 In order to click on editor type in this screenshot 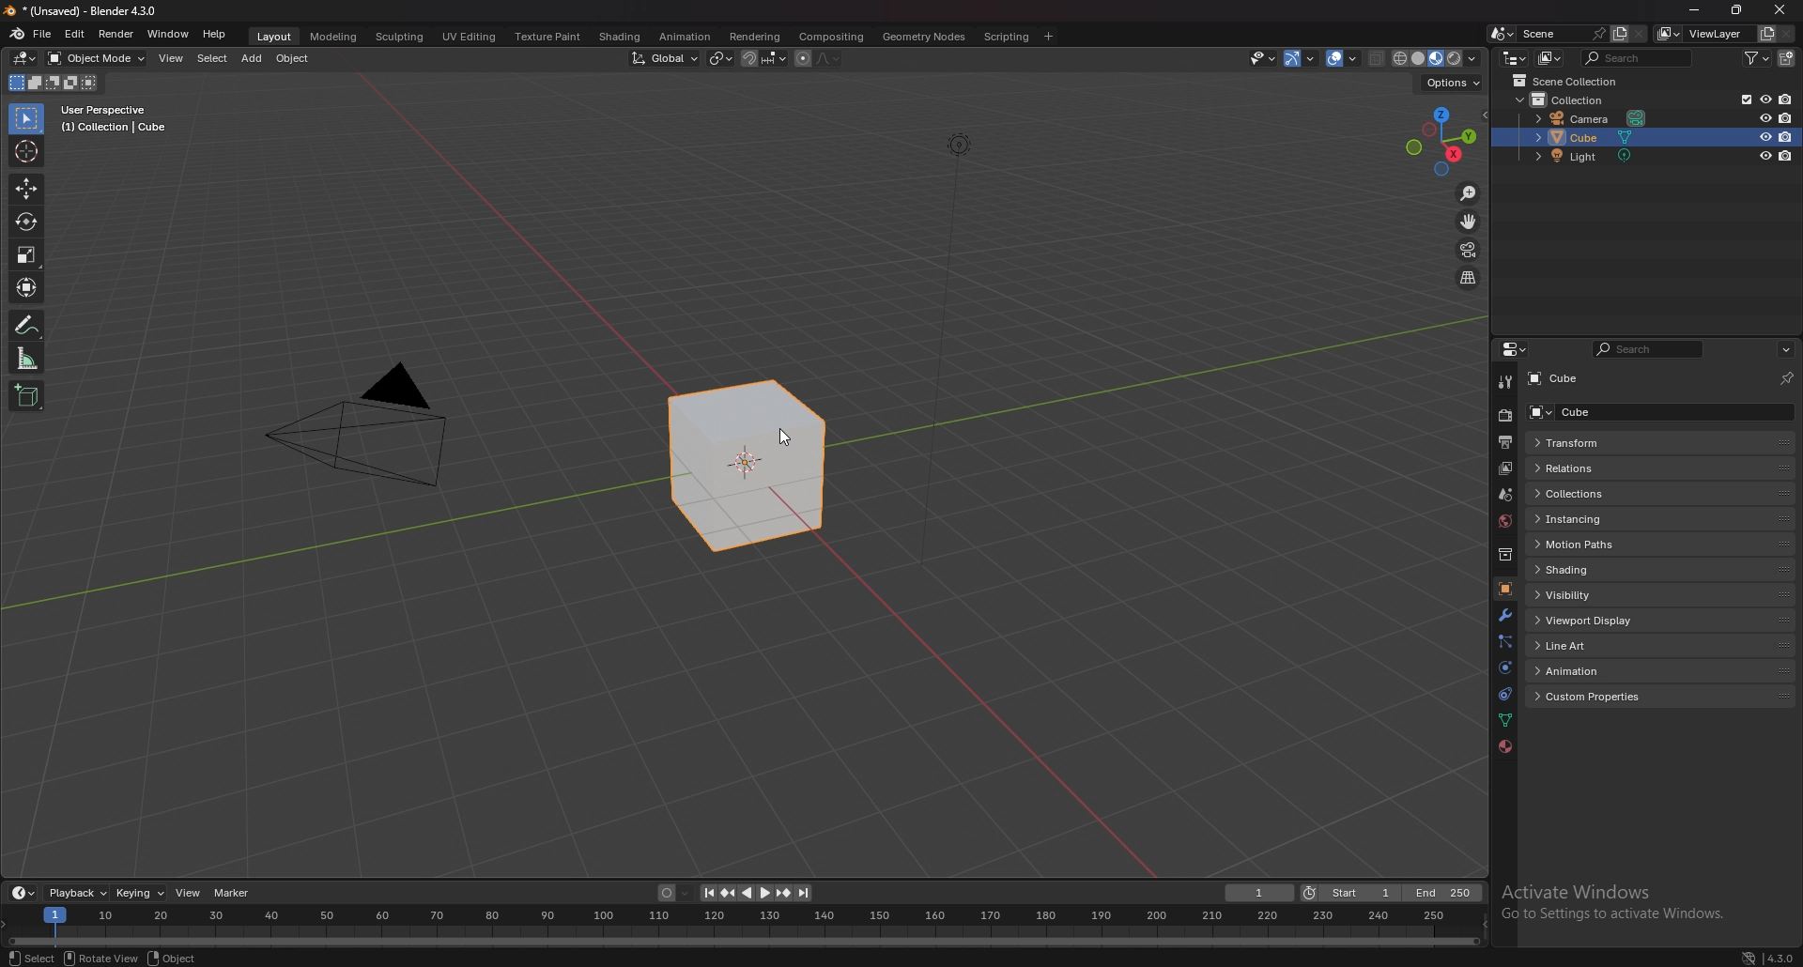, I will do `click(1514, 58)`.